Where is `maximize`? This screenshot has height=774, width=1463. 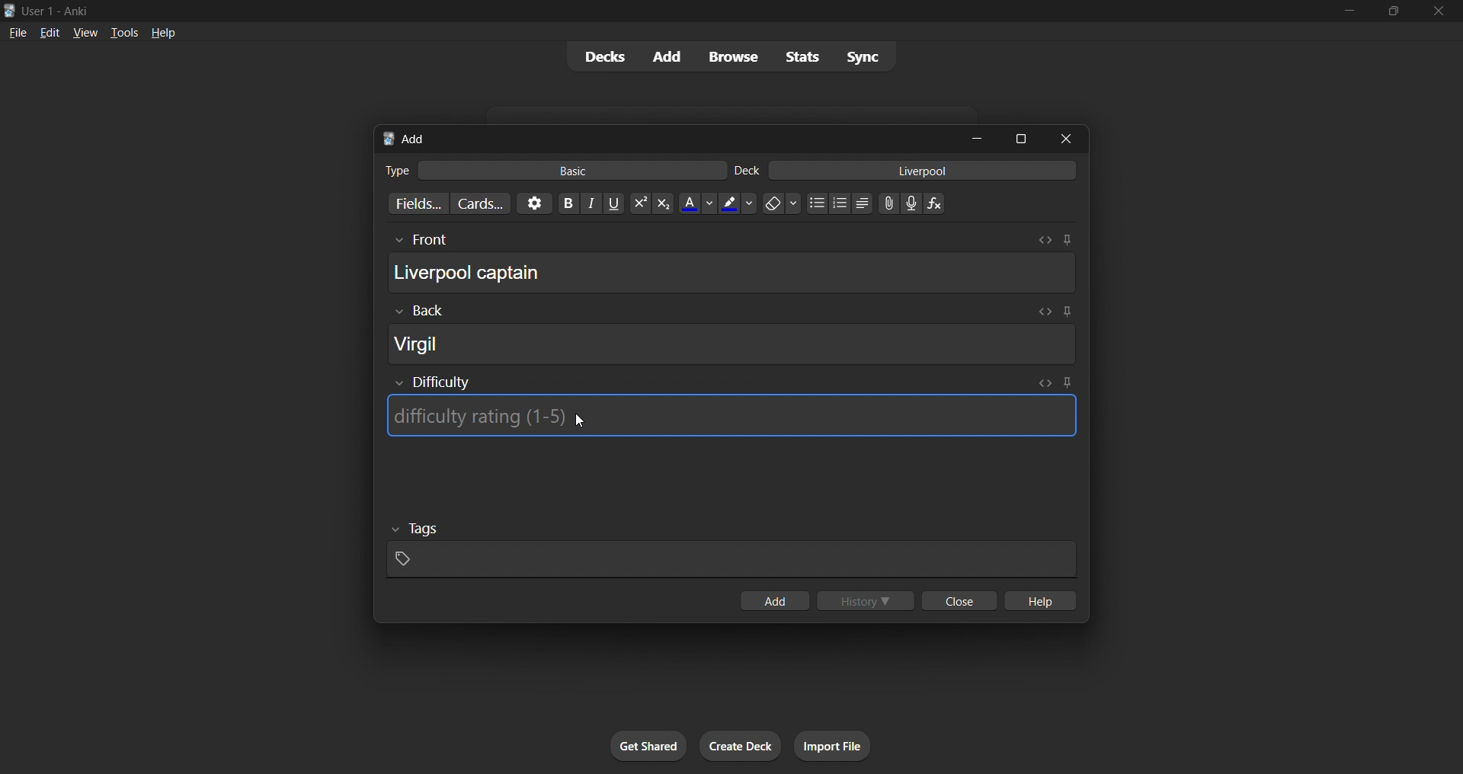 maximize is located at coordinates (1020, 139).